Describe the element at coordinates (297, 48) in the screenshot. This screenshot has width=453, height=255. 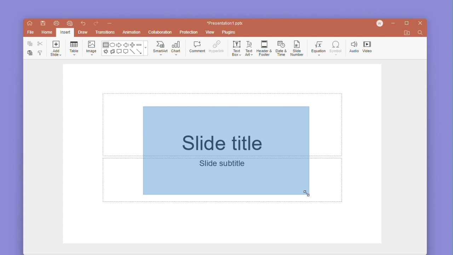
I see `slide number` at that location.